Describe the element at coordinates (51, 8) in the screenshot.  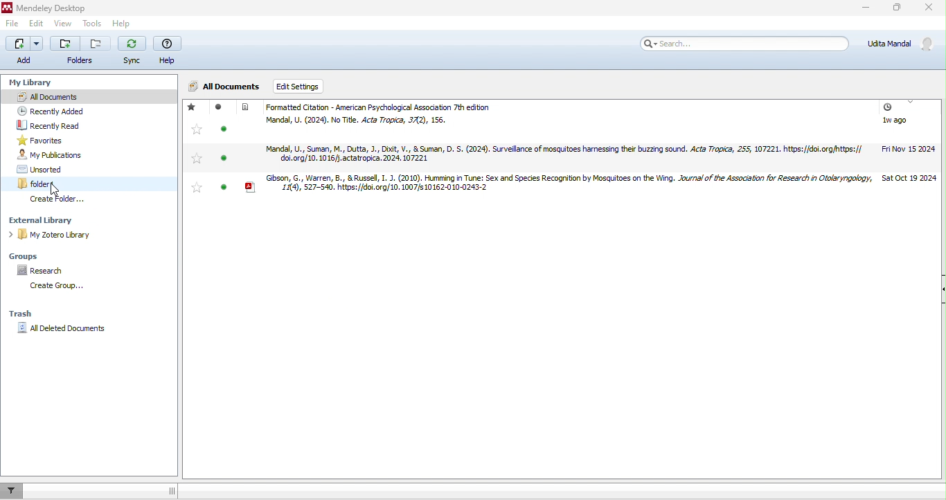
I see `Mendeley Desktop` at that location.